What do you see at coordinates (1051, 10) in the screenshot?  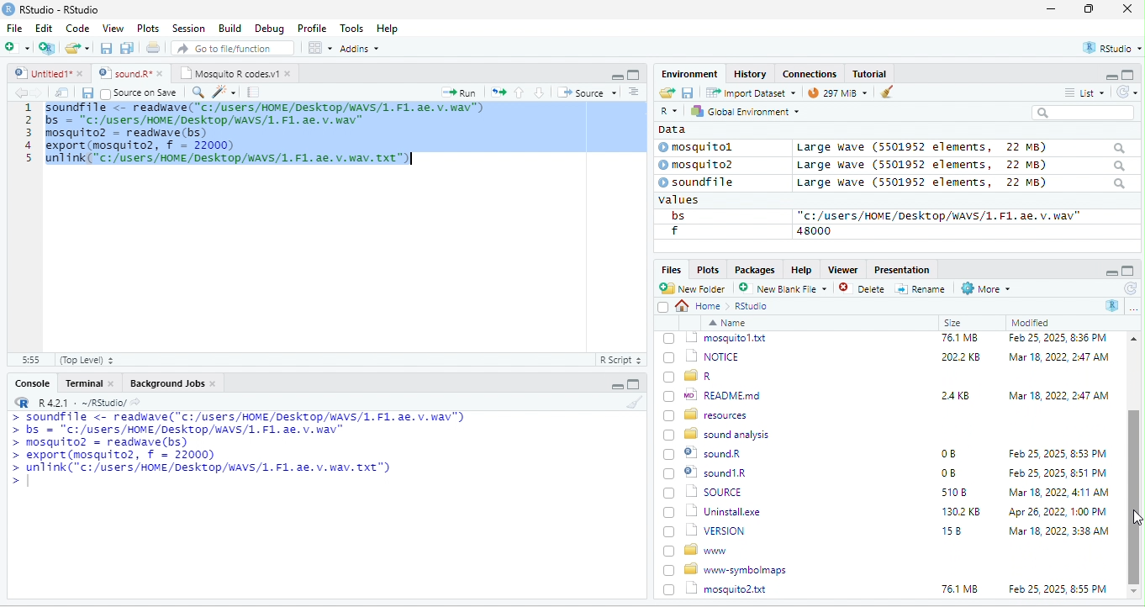 I see `minimize` at bounding box center [1051, 10].